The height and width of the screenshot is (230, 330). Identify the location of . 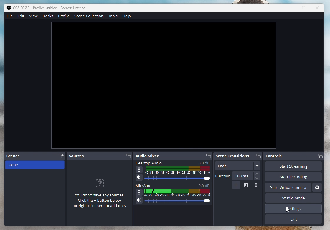
(293, 199).